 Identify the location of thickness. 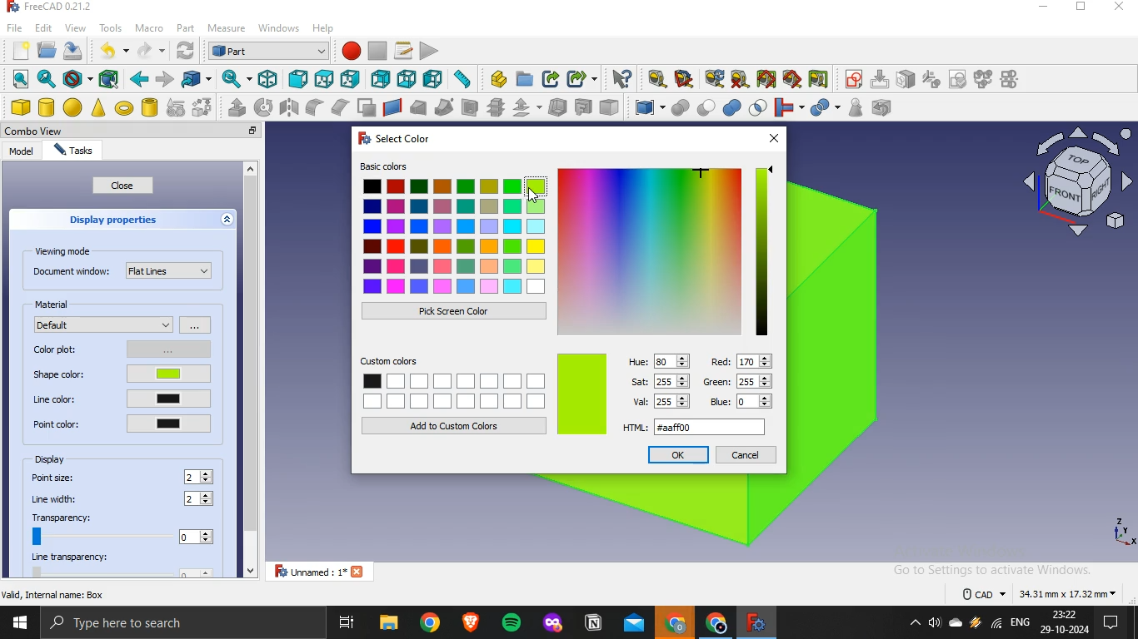
(558, 106).